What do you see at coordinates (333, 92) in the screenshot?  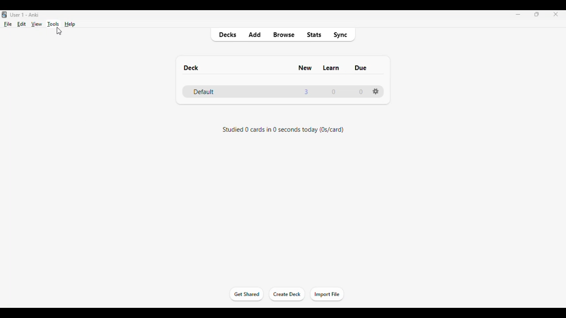 I see `0` at bounding box center [333, 92].